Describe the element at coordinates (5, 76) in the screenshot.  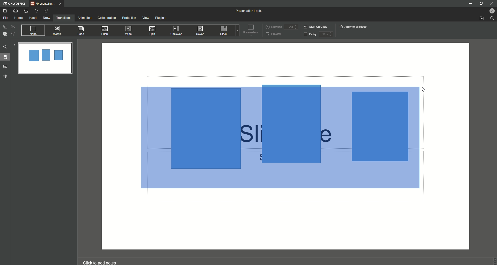
I see `Feedback` at that location.